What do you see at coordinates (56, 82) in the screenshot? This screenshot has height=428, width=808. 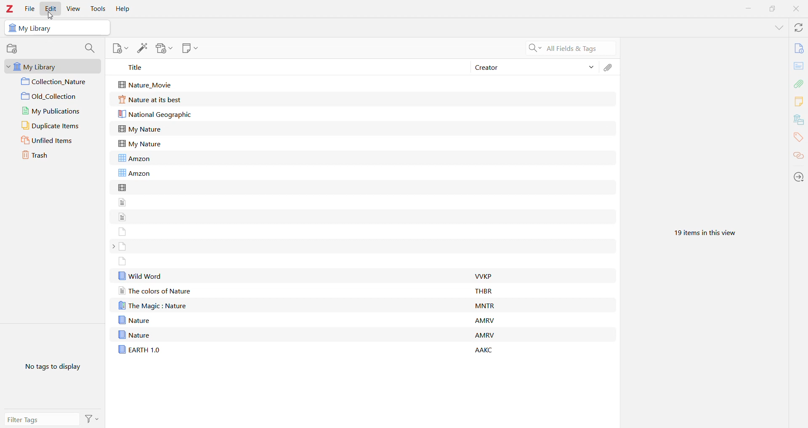 I see `Collection 1` at bounding box center [56, 82].